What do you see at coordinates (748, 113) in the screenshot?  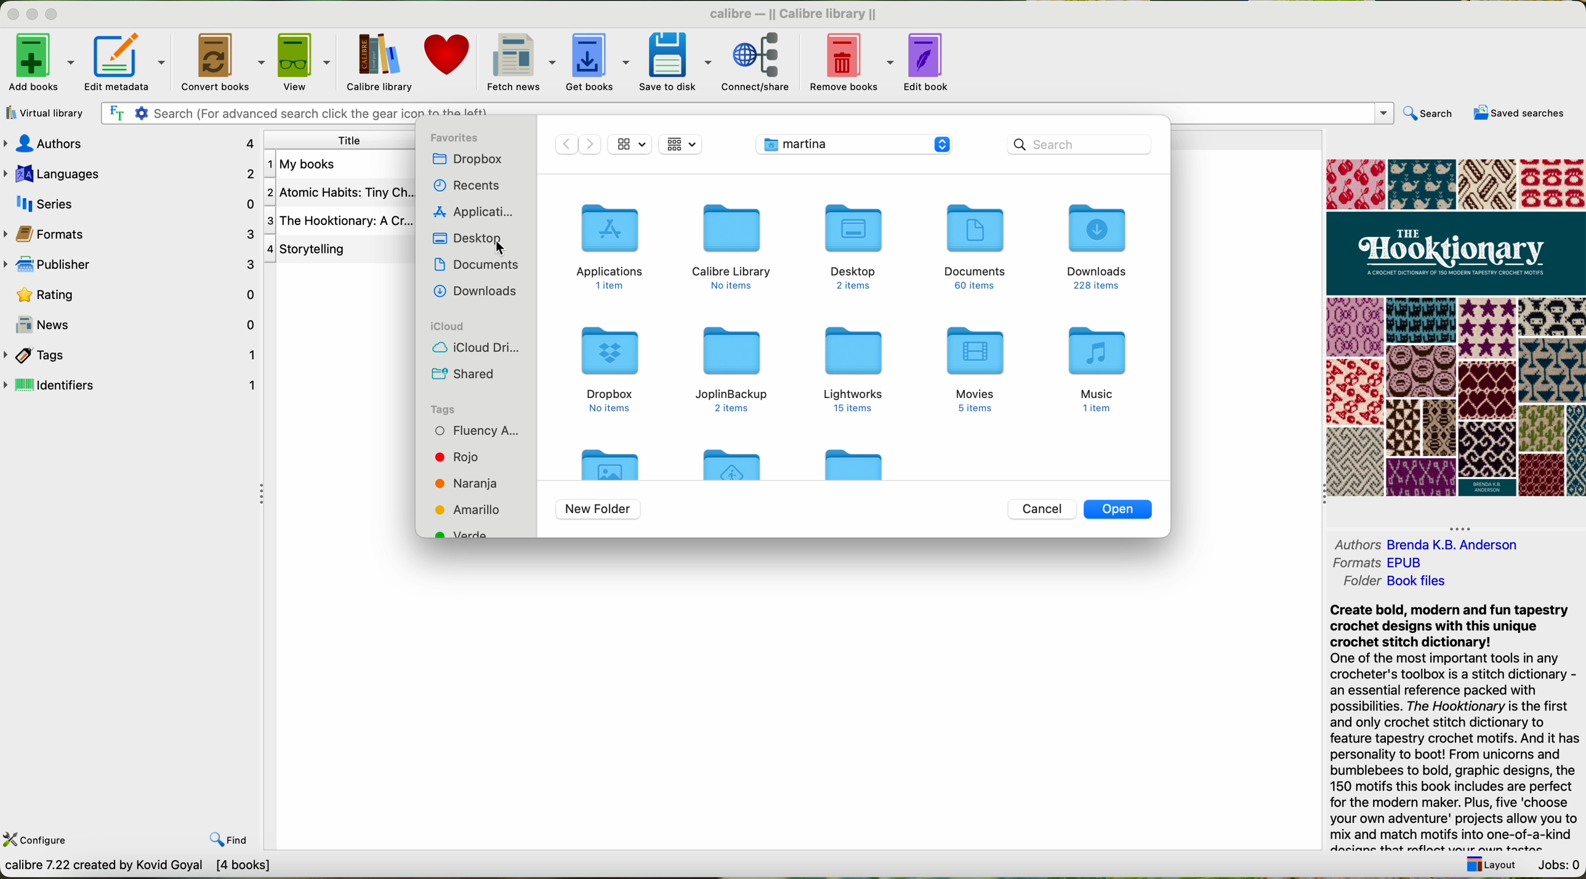 I see `search bar` at bounding box center [748, 113].